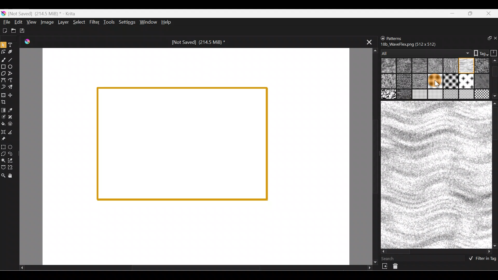 Image resolution: width=498 pixels, height=280 pixels. I want to click on Float docker, so click(486, 39).